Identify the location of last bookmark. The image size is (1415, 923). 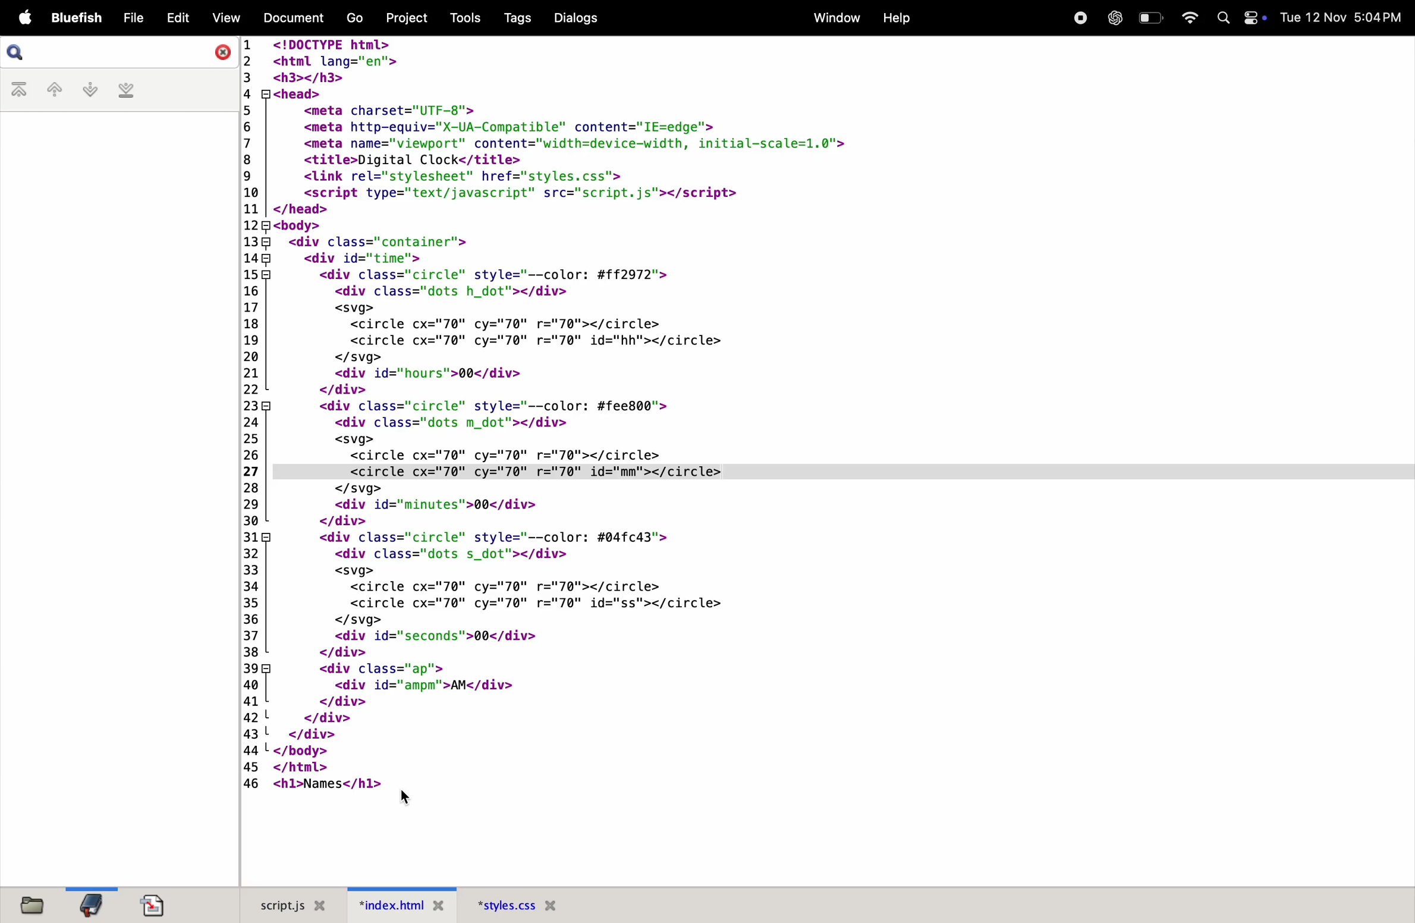
(126, 90).